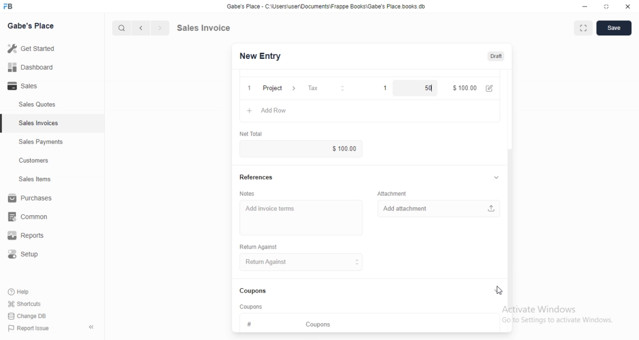  I want to click on collapse, so click(496, 177).